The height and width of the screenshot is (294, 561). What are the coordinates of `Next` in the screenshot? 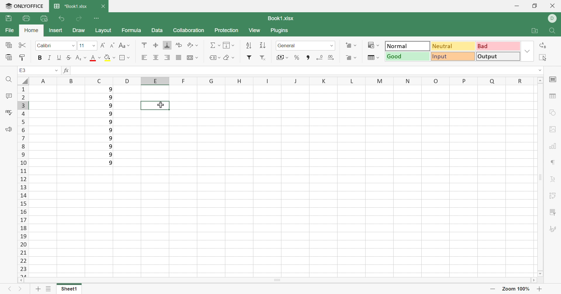 It's located at (20, 288).